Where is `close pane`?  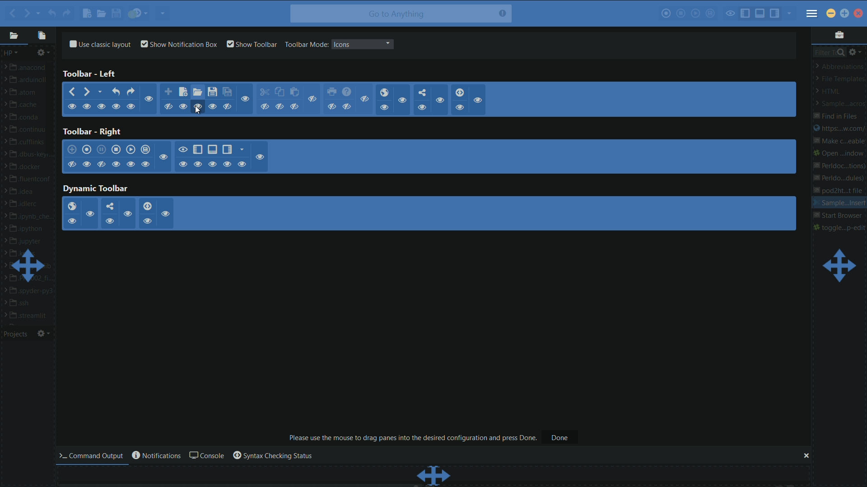 close pane is located at coordinates (805, 456).